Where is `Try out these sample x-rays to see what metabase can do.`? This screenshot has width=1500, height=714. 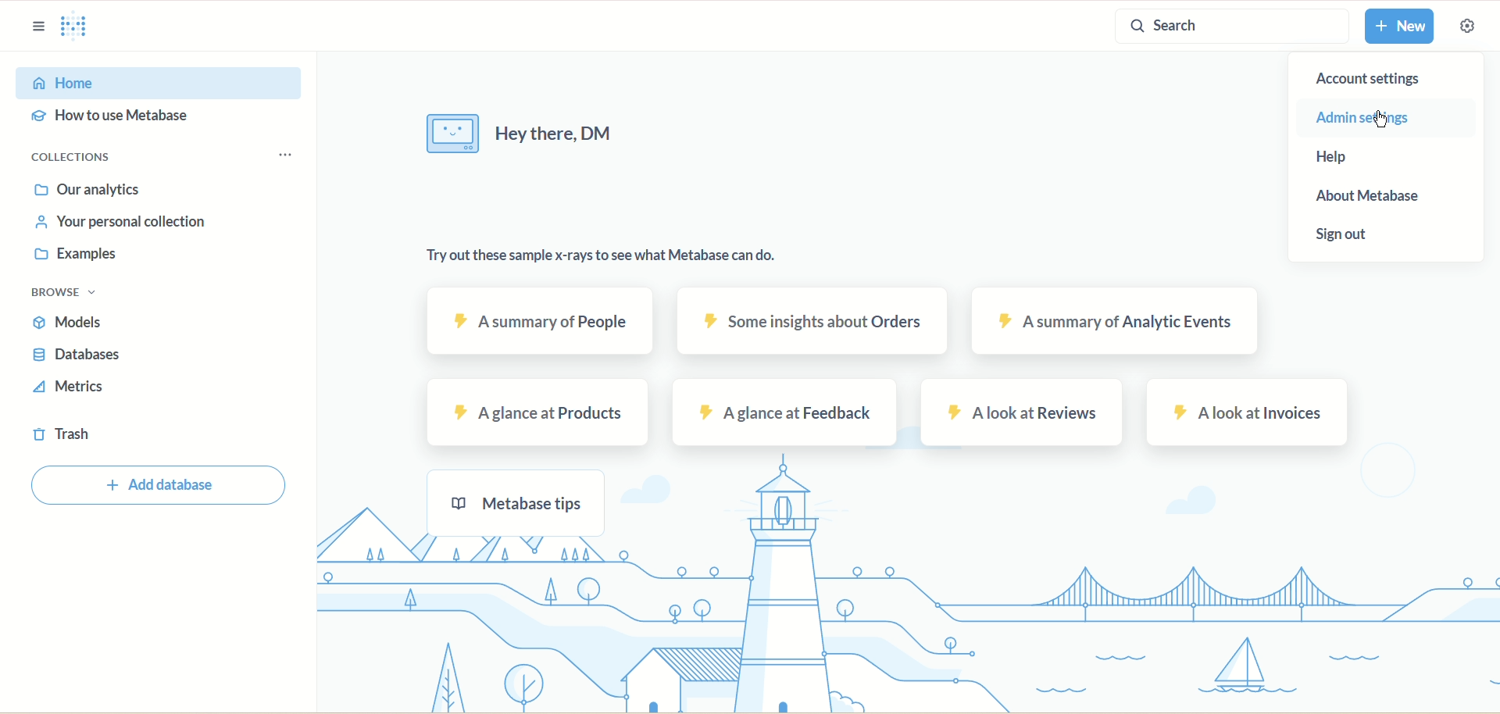
Try out these sample x-rays to see what metabase can do. is located at coordinates (615, 252).